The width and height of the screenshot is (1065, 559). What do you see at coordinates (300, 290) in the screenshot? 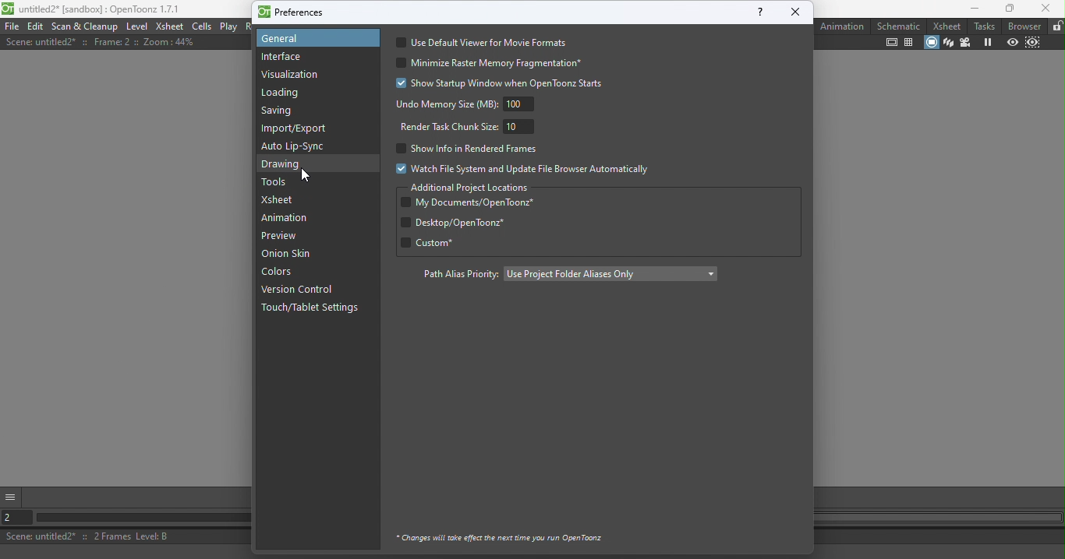
I see `Version control` at bounding box center [300, 290].